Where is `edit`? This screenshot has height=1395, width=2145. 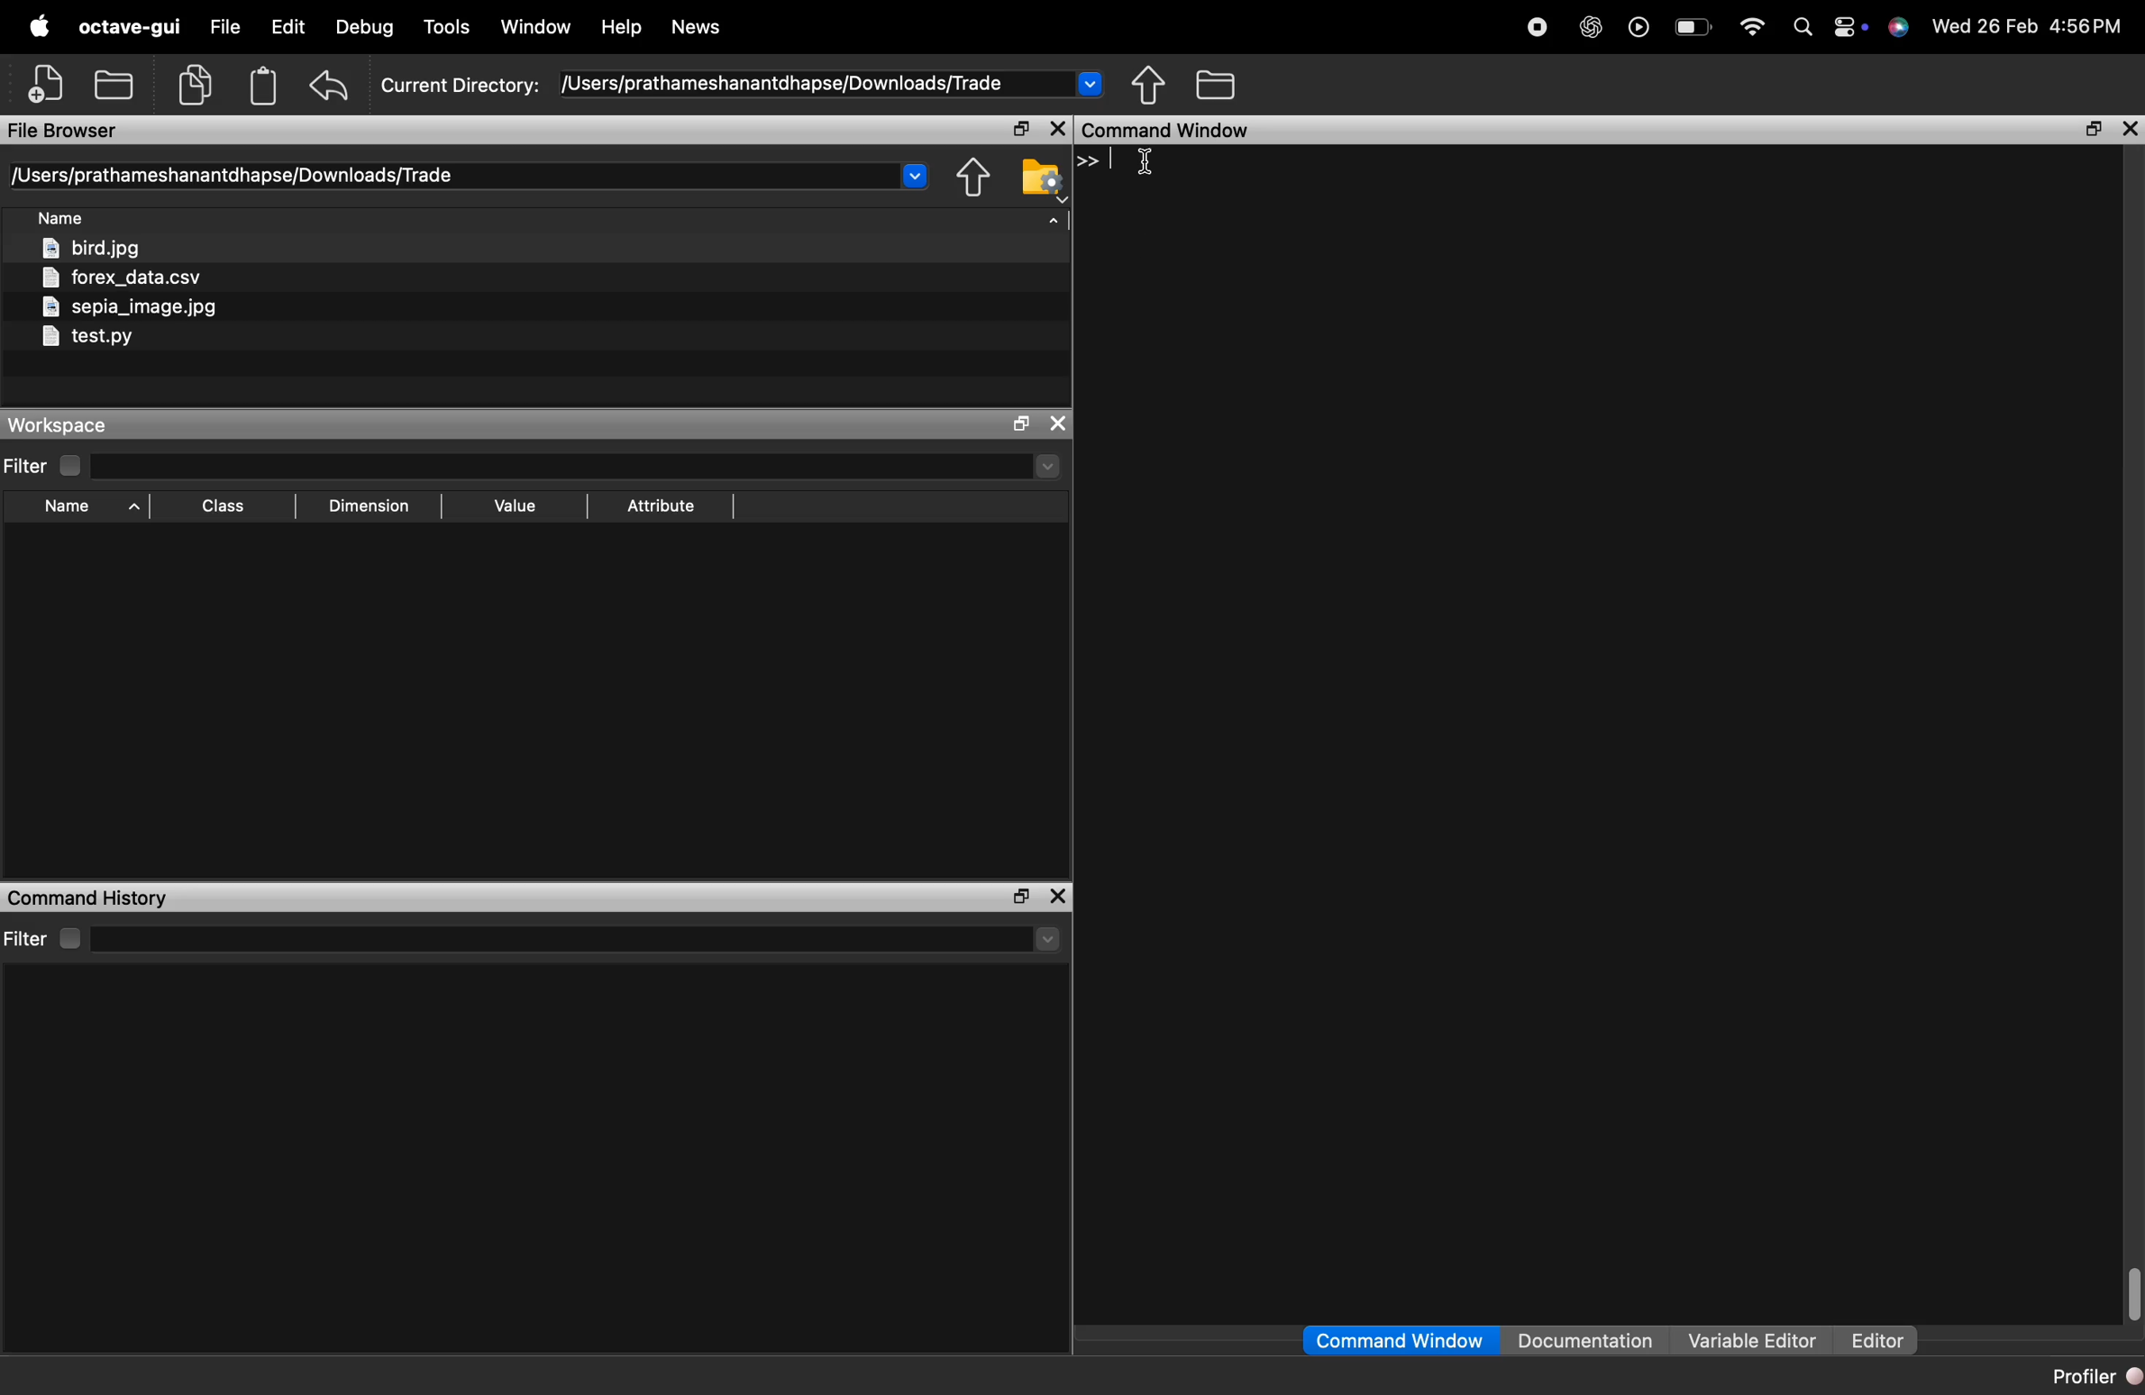 edit is located at coordinates (290, 26).